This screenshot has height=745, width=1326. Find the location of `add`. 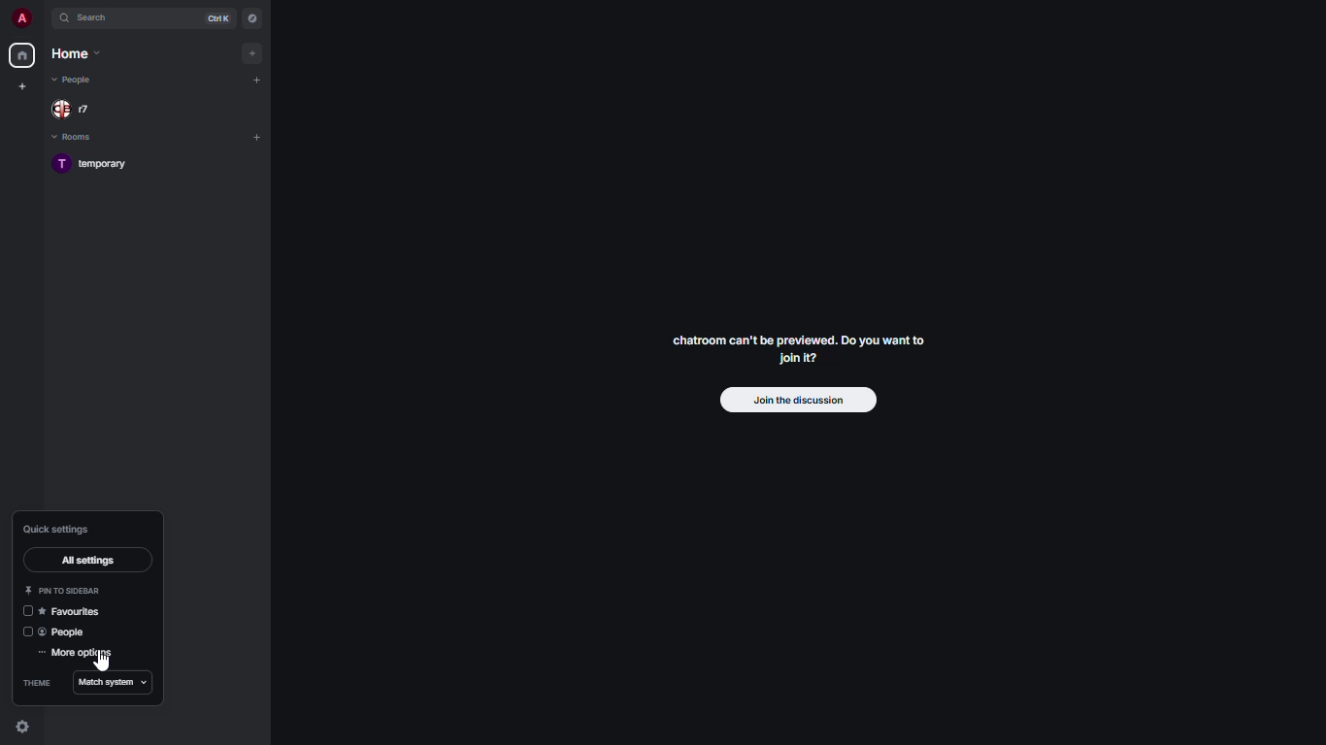

add is located at coordinates (256, 136).